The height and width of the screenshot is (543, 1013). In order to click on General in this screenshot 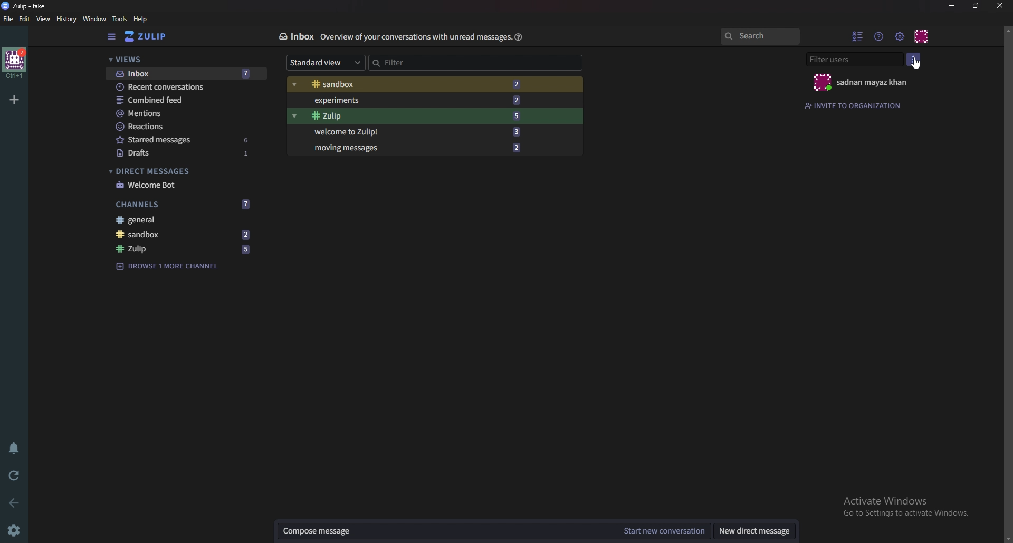, I will do `click(183, 220)`.